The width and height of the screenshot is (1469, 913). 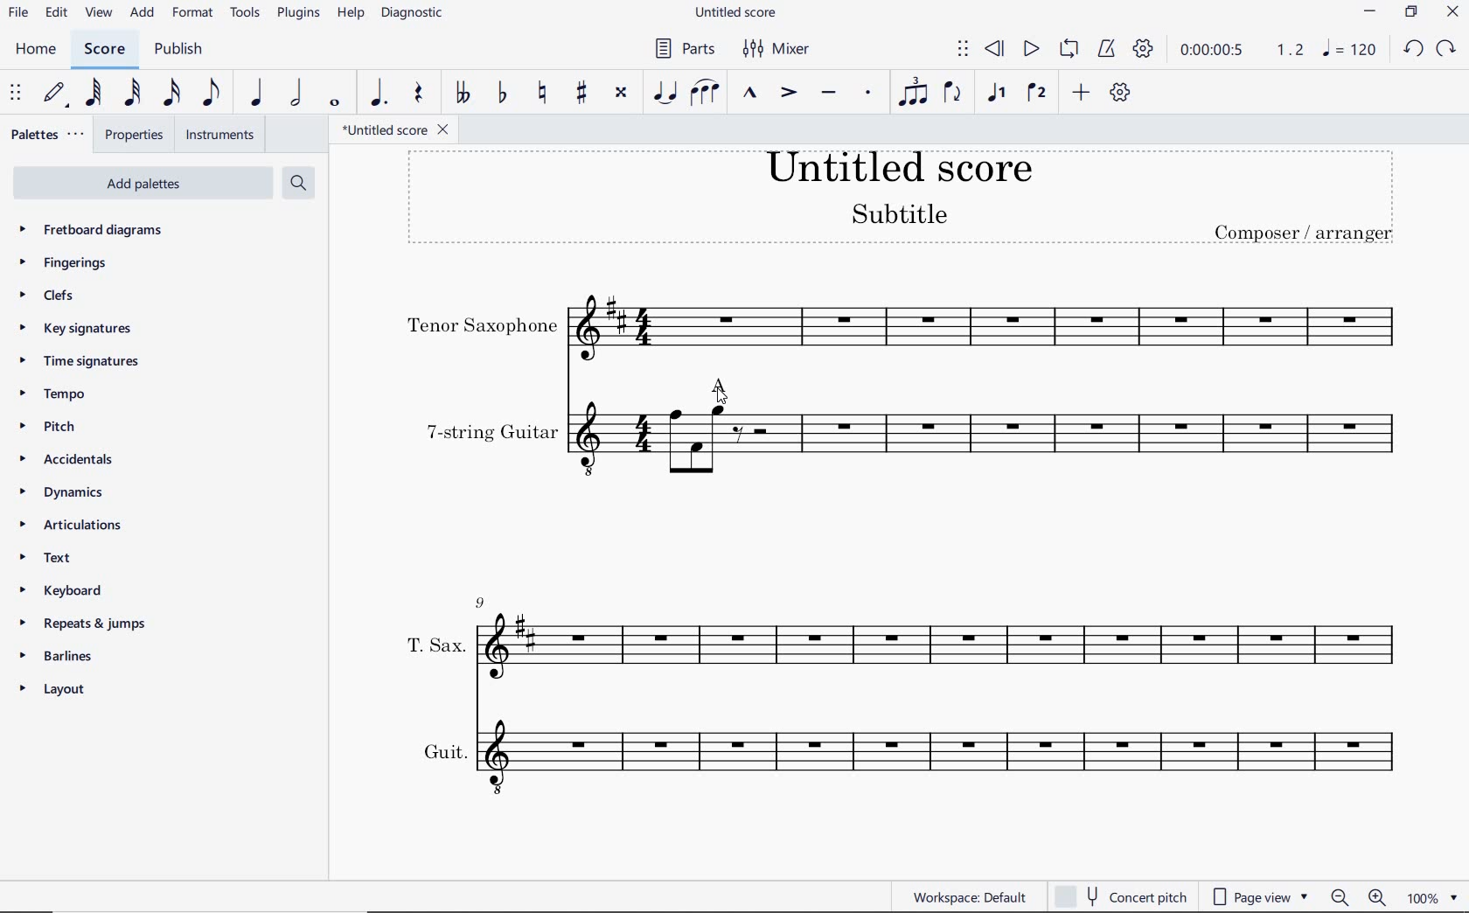 I want to click on PAGE VIEW, so click(x=1263, y=895).